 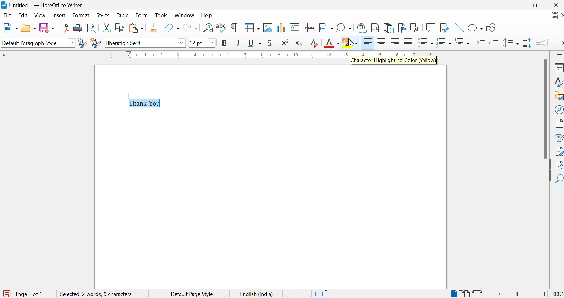 I want to click on Scroll Bar, so click(x=544, y=109).